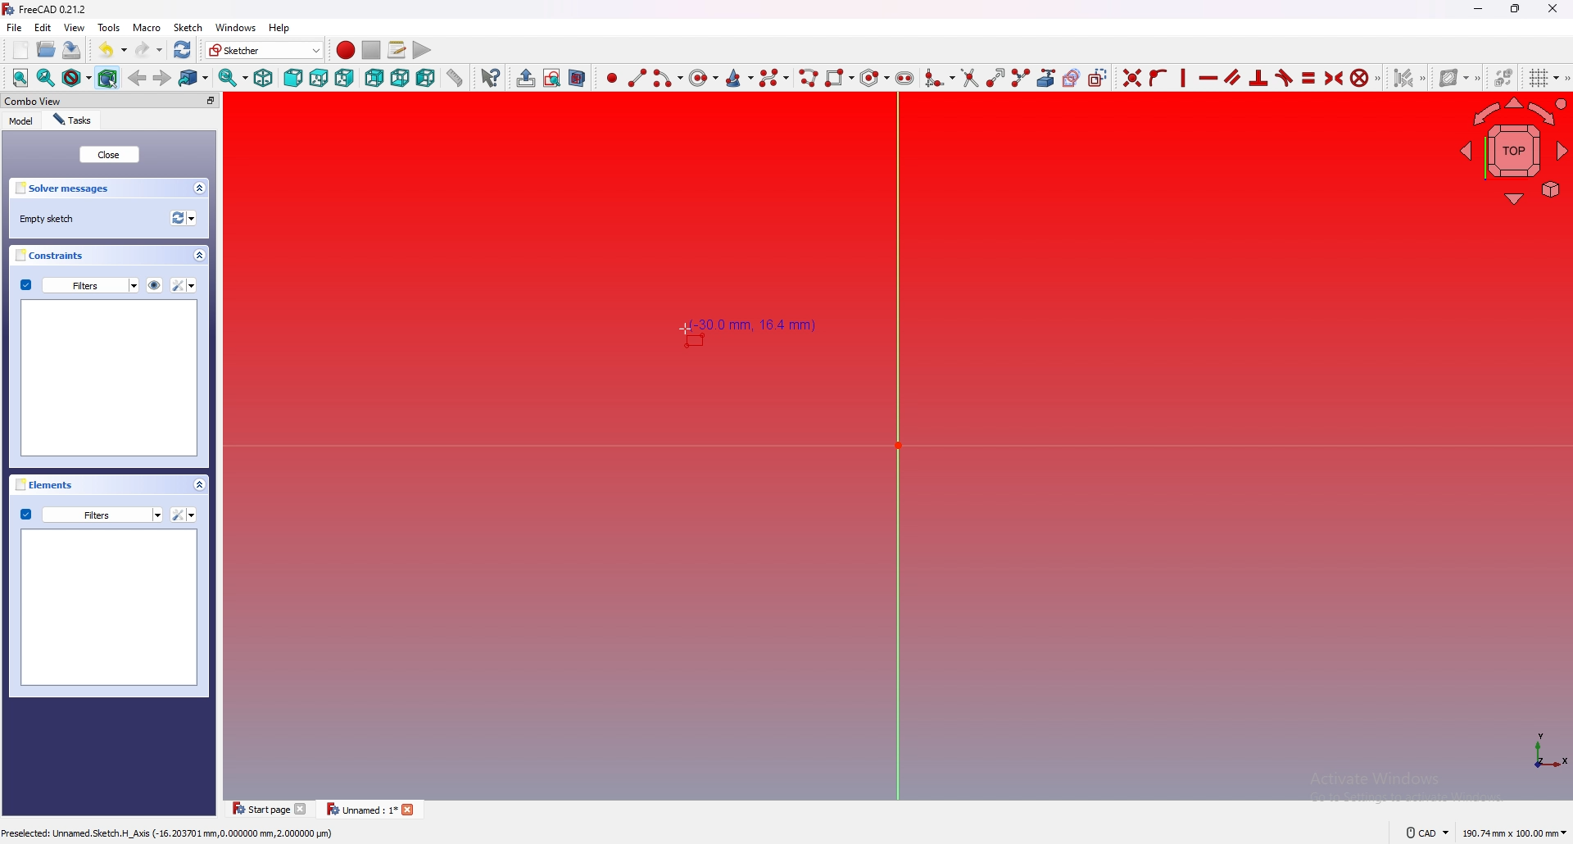  What do you see at coordinates (32, 100) in the screenshot?
I see `combo view` at bounding box center [32, 100].